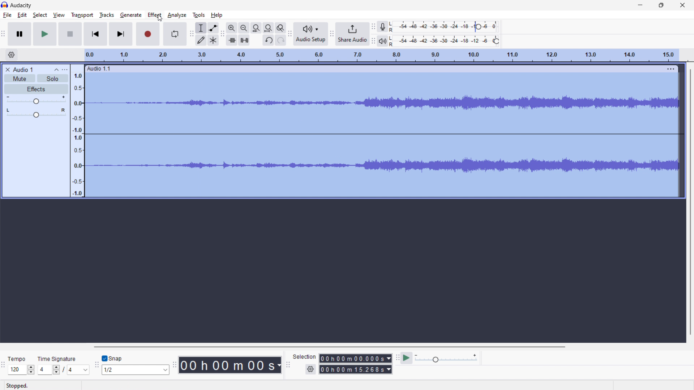 This screenshot has height=390, width=694. I want to click on time signature toolbar, so click(4, 365).